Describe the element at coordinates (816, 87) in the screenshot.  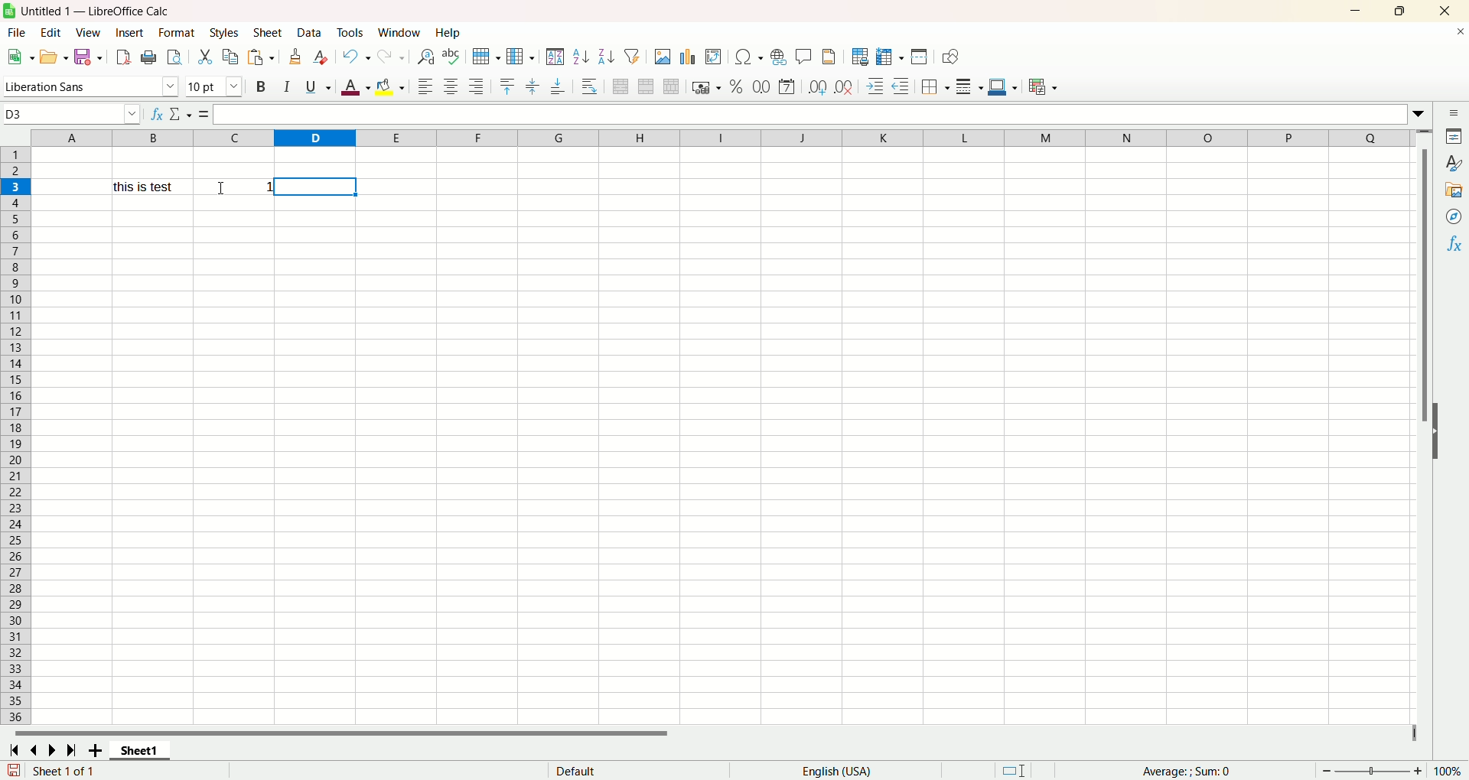
I see `add decimal places` at that location.